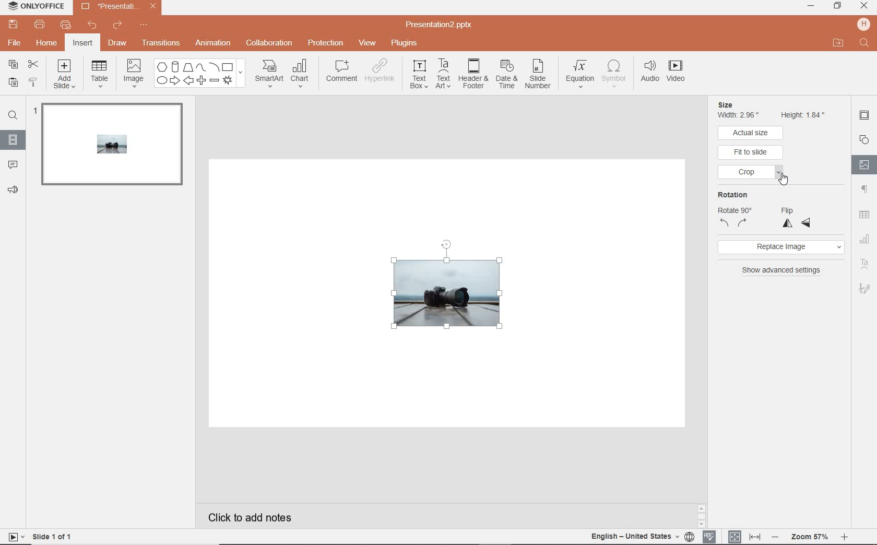  I want to click on table settings, so click(864, 214).